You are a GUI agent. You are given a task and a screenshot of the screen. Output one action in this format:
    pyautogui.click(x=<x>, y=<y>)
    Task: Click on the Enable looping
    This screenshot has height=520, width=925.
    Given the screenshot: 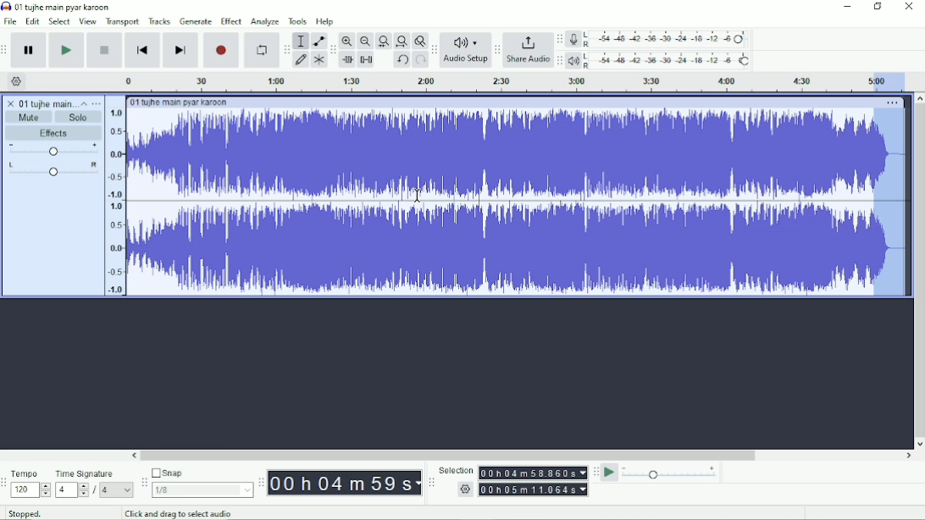 What is the action you would take?
    pyautogui.click(x=262, y=51)
    